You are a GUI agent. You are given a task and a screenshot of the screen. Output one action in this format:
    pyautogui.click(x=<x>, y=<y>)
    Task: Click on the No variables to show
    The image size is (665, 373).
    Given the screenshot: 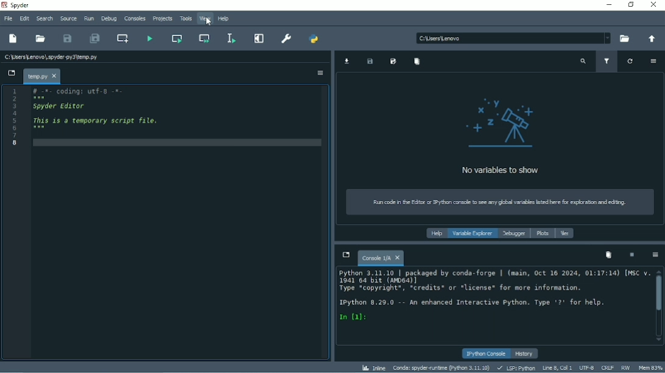 What is the action you would take?
    pyautogui.click(x=499, y=135)
    